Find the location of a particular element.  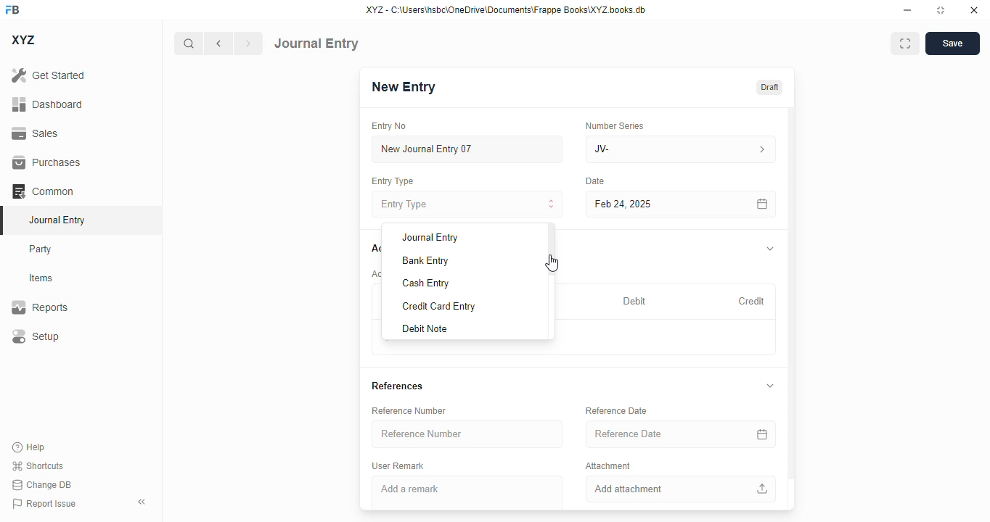

journal entry is located at coordinates (430, 238).